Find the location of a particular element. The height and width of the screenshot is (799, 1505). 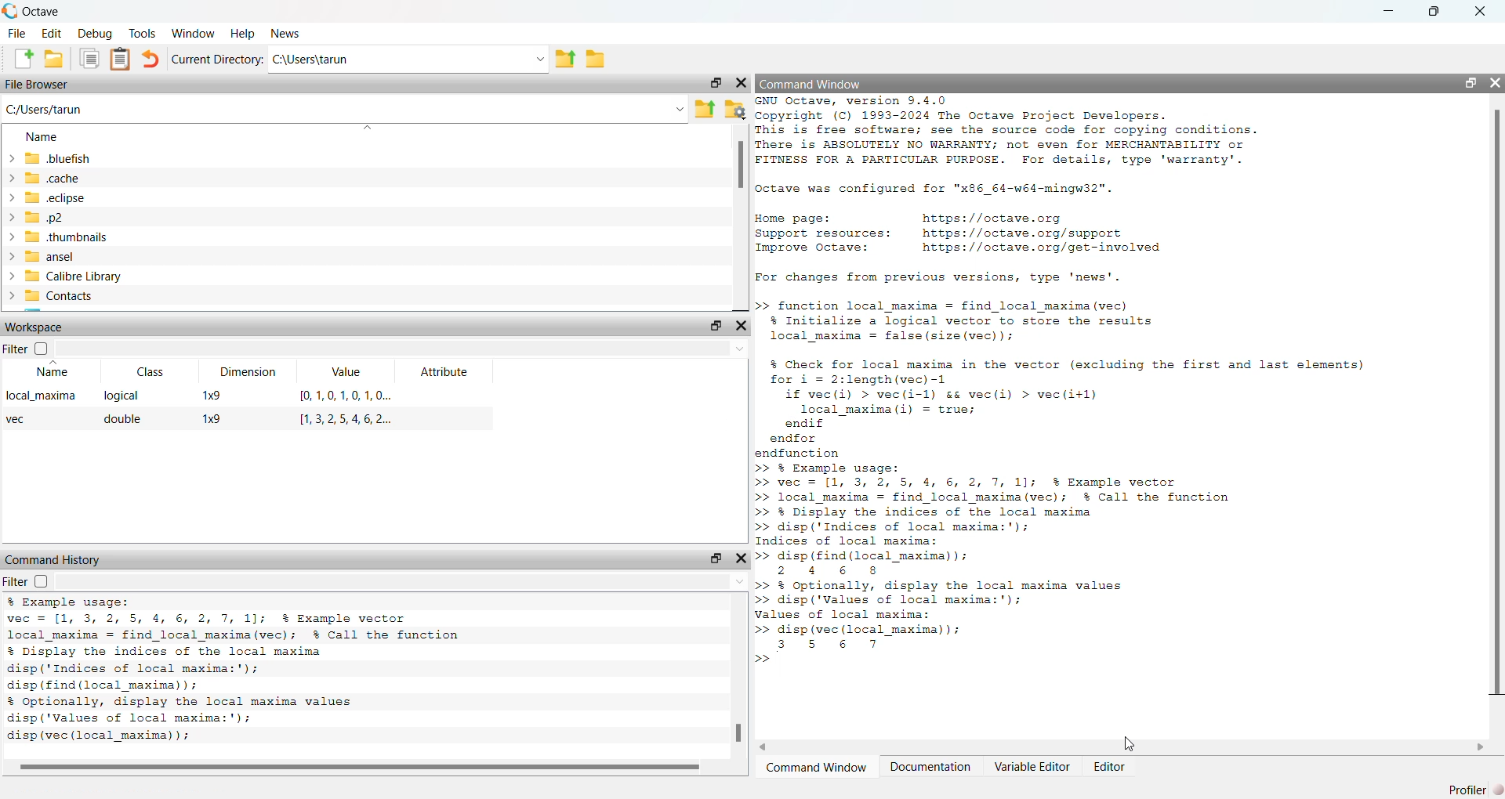

Undock Widget is located at coordinates (714, 82).